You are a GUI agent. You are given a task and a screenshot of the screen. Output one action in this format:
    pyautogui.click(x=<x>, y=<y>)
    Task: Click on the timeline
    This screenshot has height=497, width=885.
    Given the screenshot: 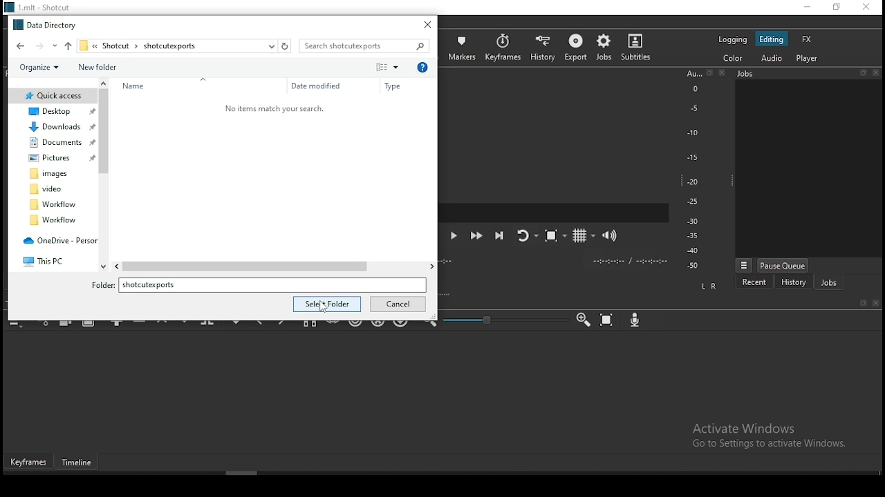 What is the action you would take?
    pyautogui.click(x=80, y=464)
    